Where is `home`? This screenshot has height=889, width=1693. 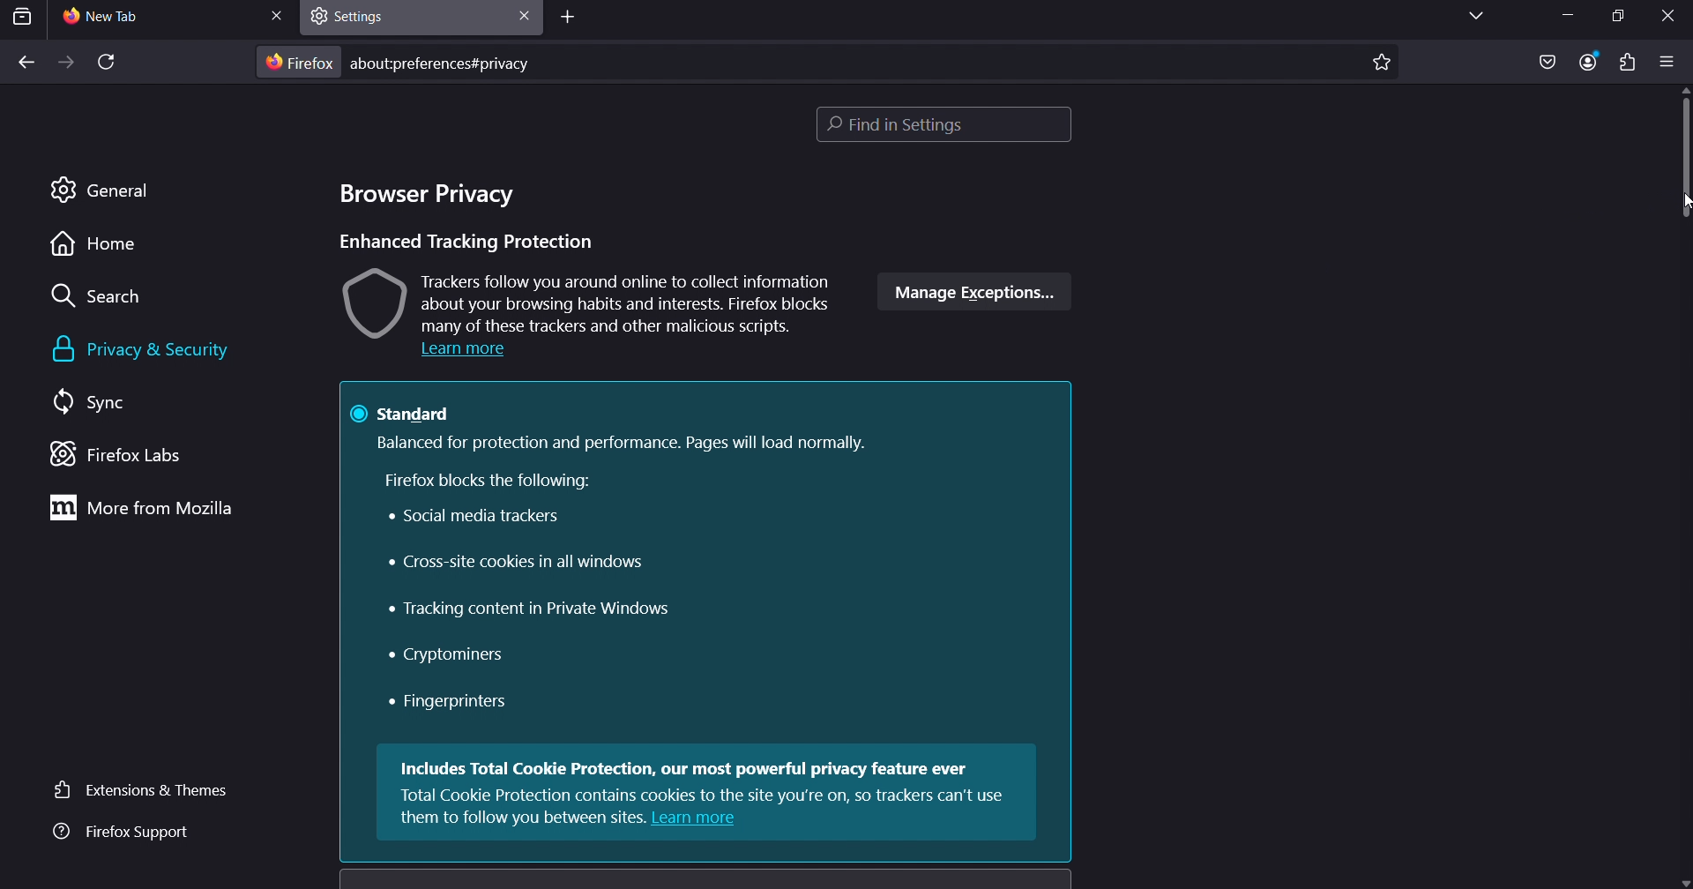
home is located at coordinates (92, 249).